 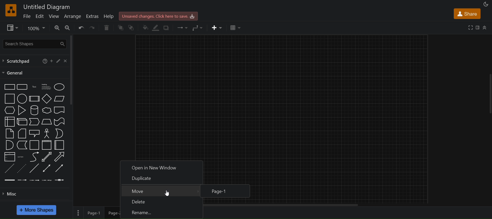 I want to click on note, so click(x=9, y=133).